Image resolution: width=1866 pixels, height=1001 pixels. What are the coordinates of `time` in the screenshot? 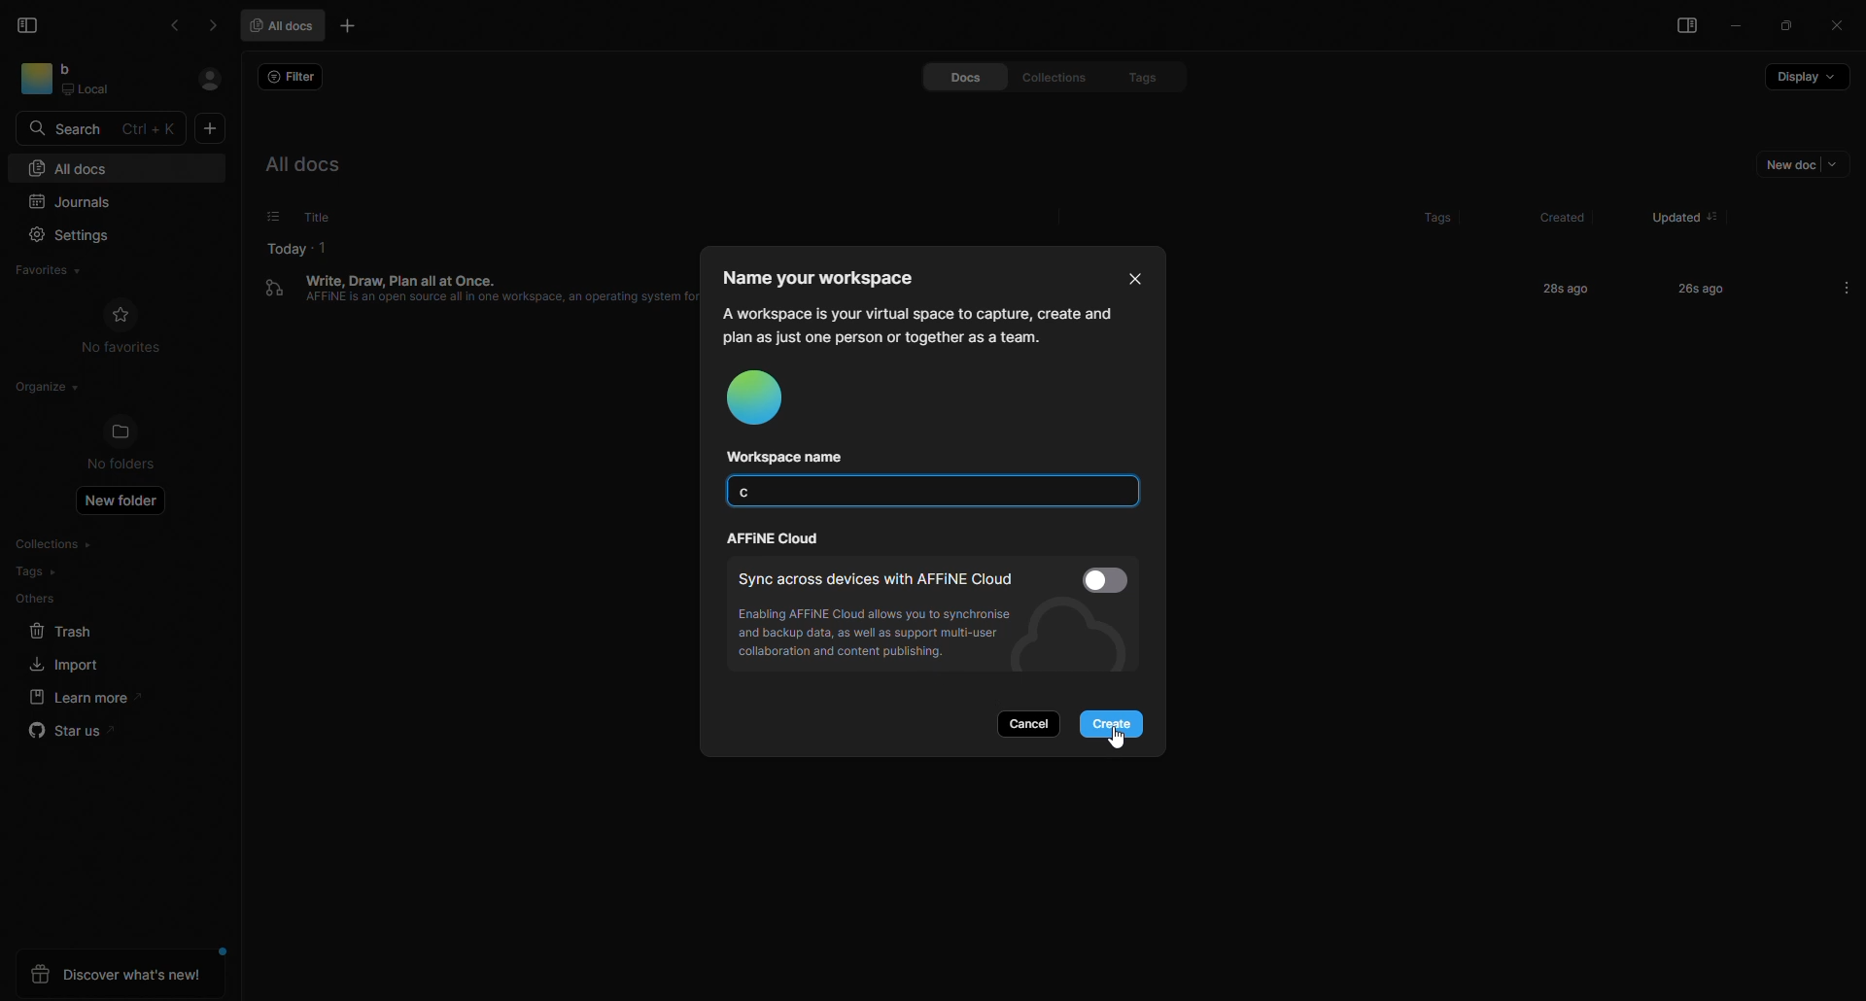 It's located at (1686, 288).